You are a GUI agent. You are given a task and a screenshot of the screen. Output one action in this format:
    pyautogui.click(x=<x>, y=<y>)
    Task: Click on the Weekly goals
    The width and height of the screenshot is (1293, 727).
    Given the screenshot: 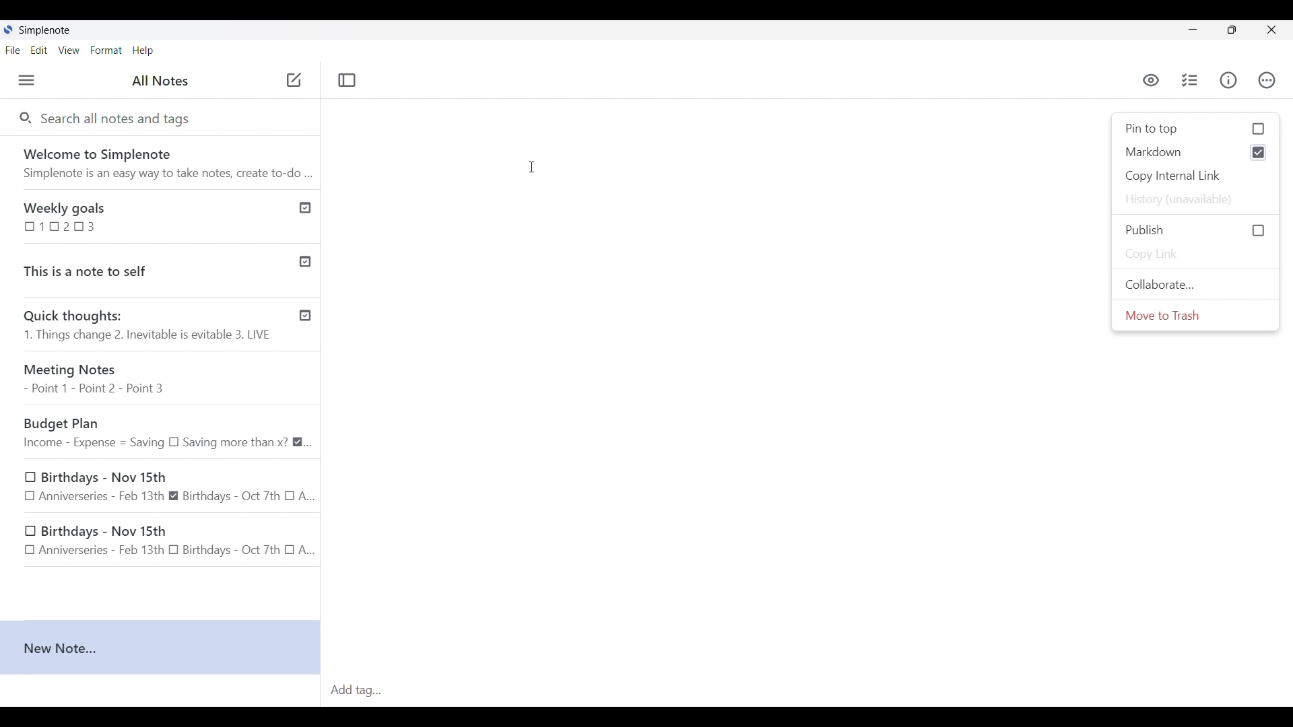 What is the action you would take?
    pyautogui.click(x=143, y=215)
    